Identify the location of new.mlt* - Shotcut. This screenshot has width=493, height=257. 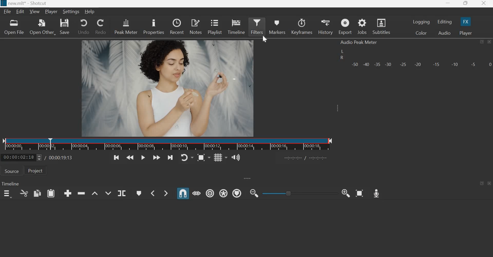
(26, 3).